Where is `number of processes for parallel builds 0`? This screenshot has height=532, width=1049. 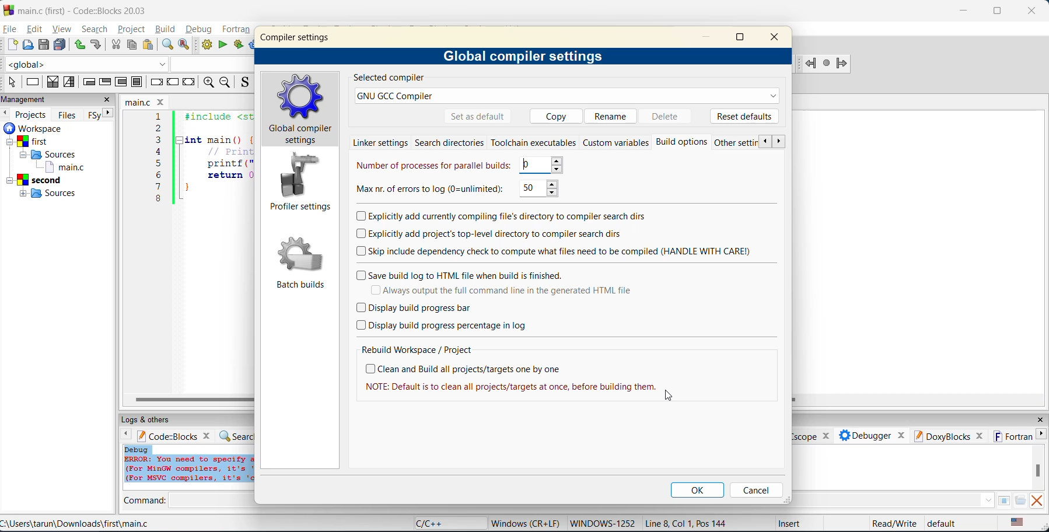
number of processes for parallel builds 0 is located at coordinates (459, 165).